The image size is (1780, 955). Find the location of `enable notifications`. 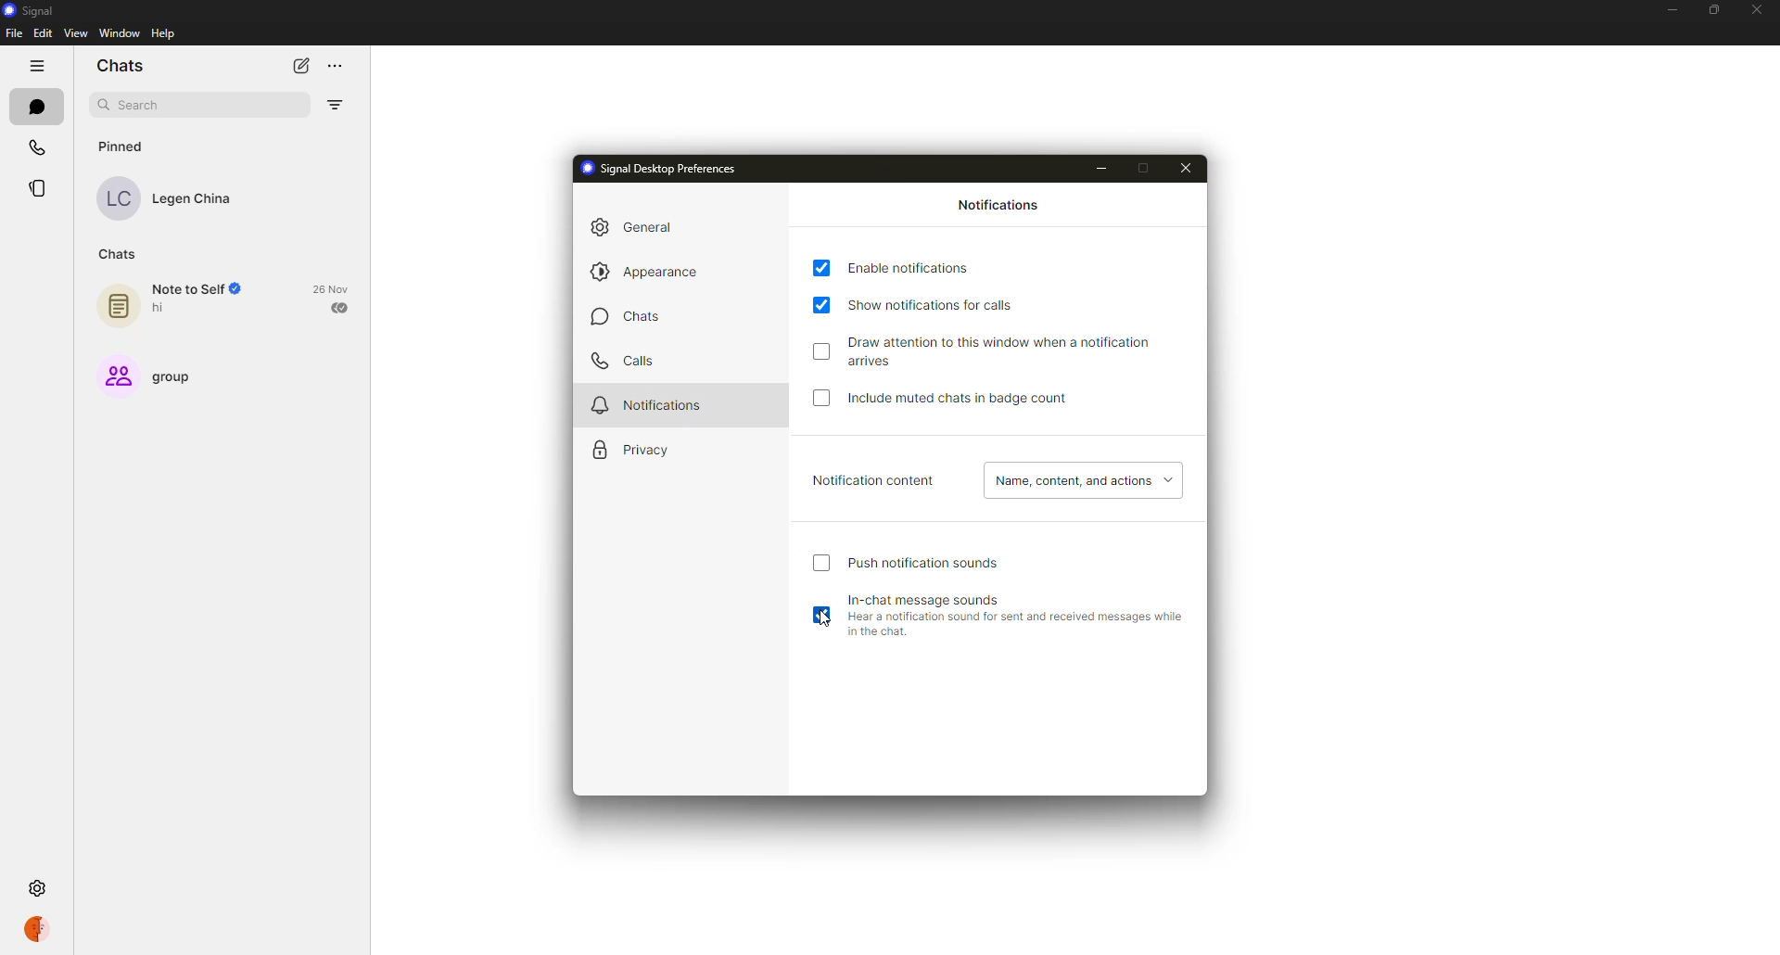

enable notifications is located at coordinates (910, 267).